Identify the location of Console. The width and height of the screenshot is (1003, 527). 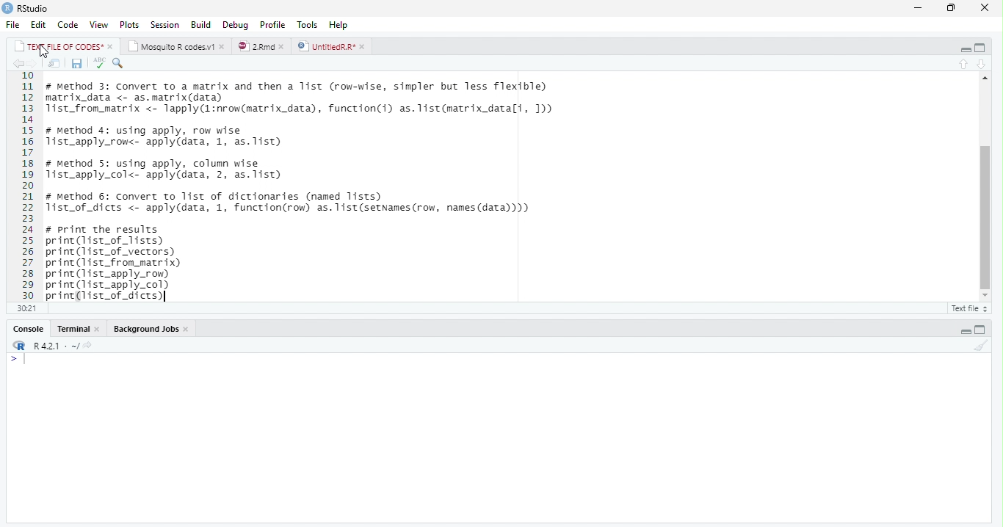
(498, 437).